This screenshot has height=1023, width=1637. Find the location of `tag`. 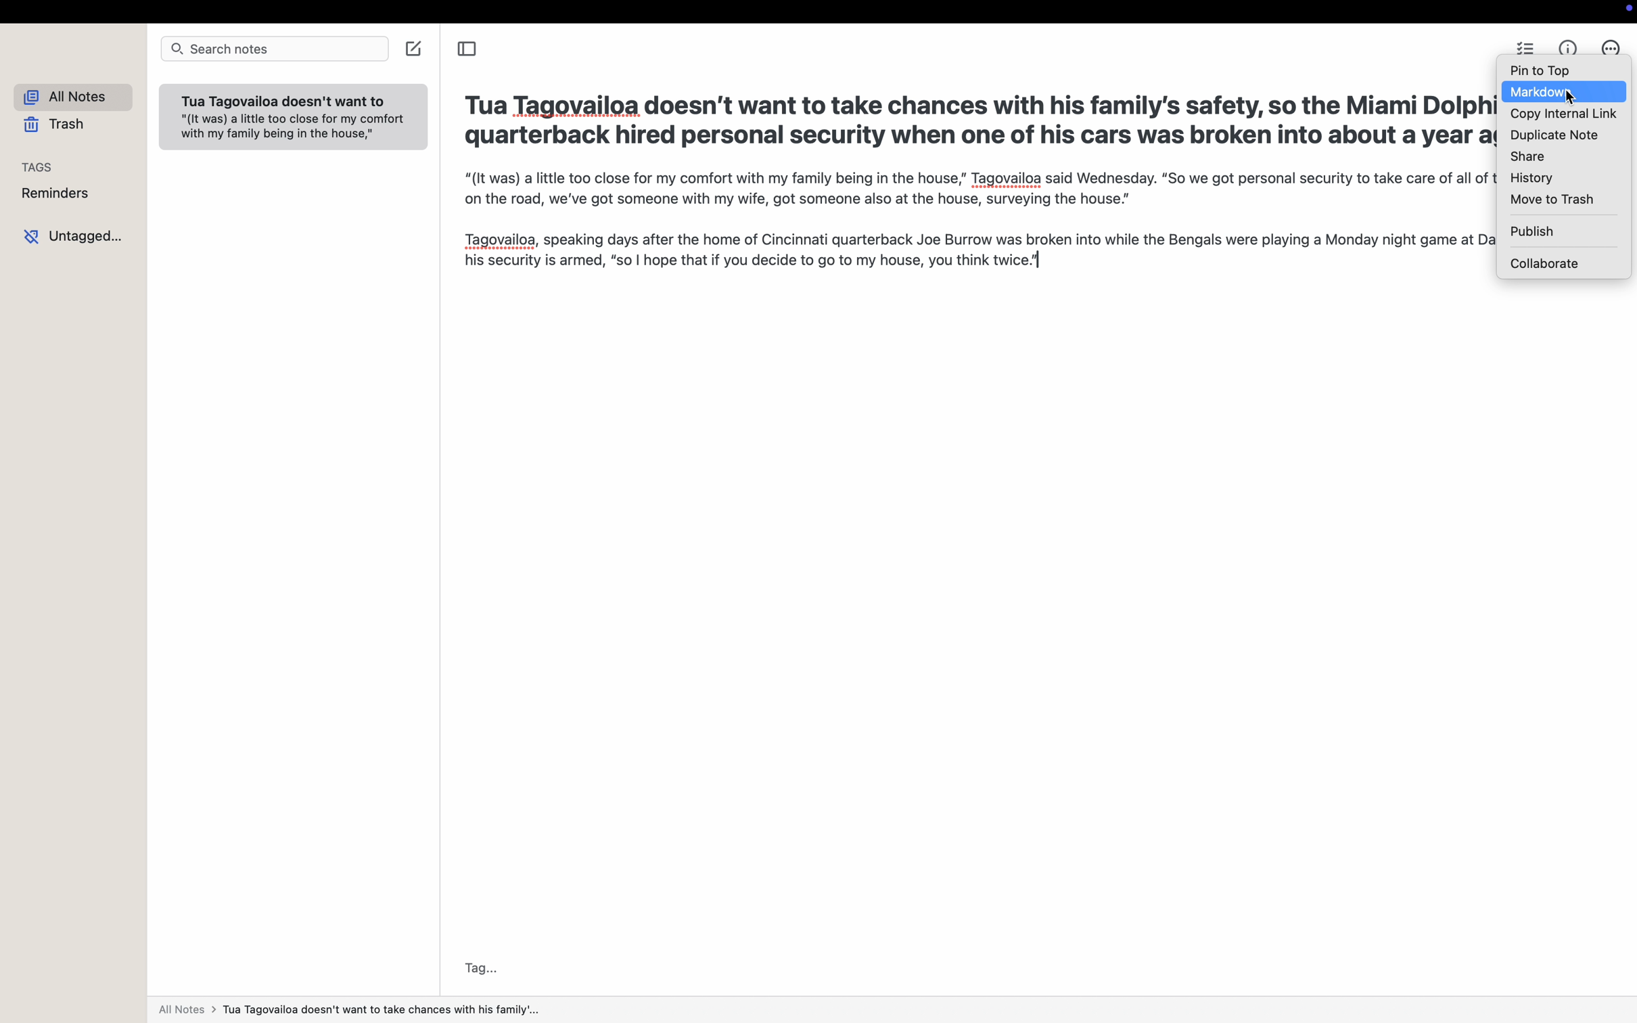

tag is located at coordinates (481, 968).